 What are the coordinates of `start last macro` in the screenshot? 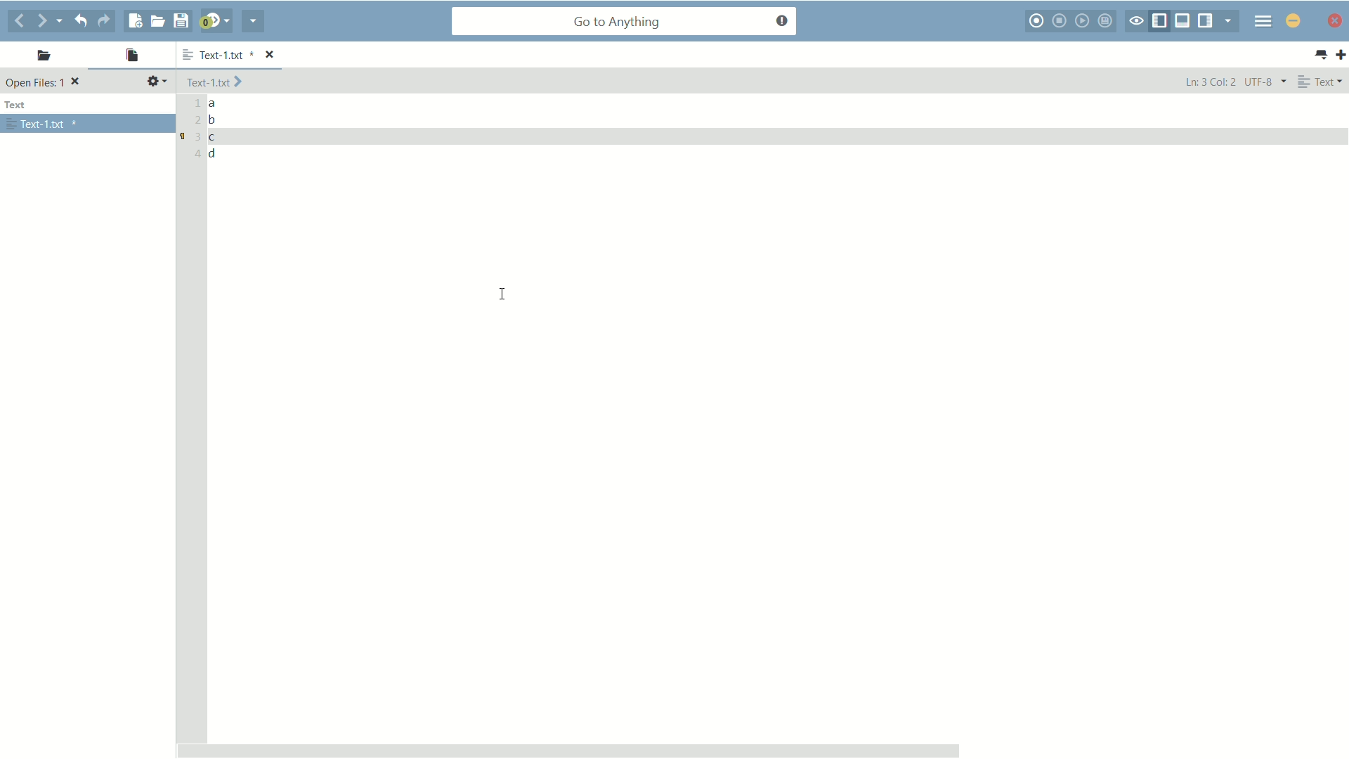 It's located at (1082, 22).